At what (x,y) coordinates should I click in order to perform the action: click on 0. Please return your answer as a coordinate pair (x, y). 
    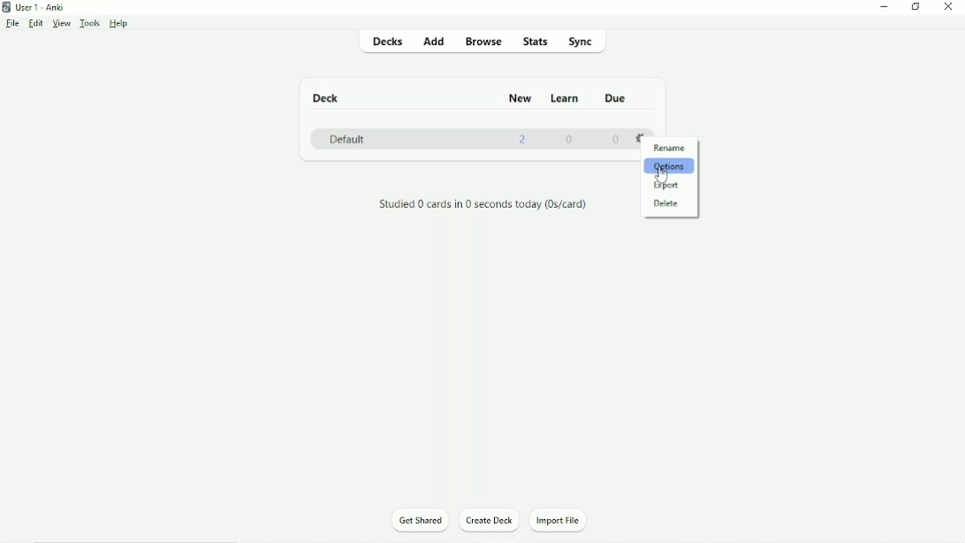
    Looking at the image, I should click on (572, 141).